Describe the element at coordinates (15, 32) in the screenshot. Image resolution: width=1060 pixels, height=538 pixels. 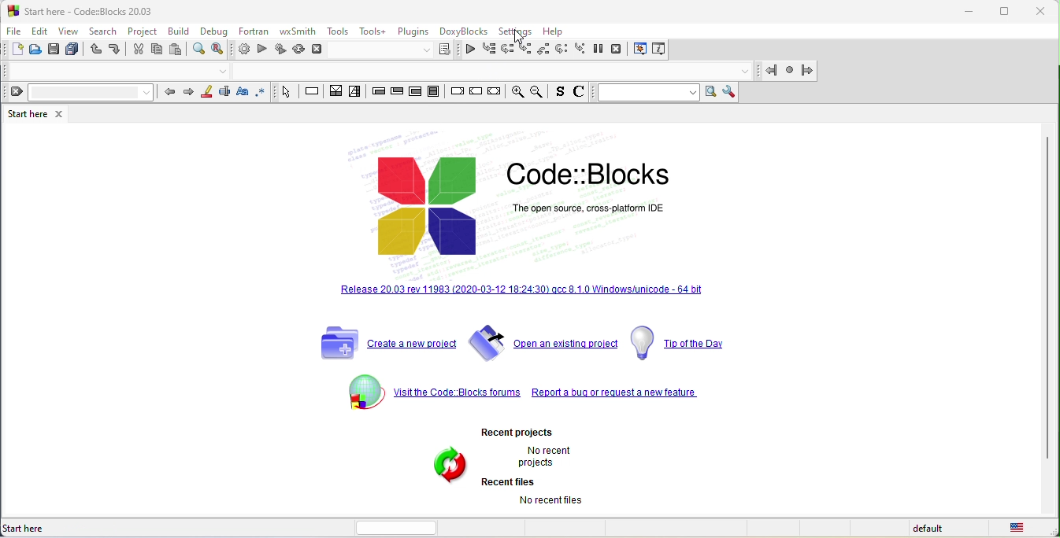
I see `file` at that location.